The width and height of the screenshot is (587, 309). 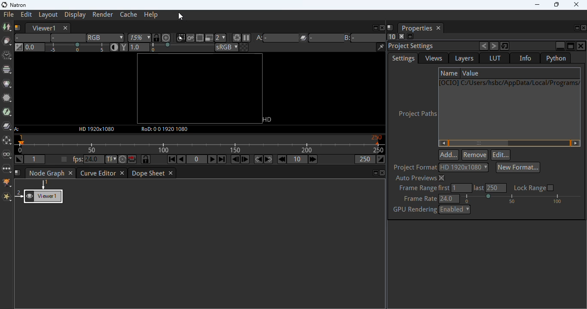 I want to click on last, so click(x=479, y=188).